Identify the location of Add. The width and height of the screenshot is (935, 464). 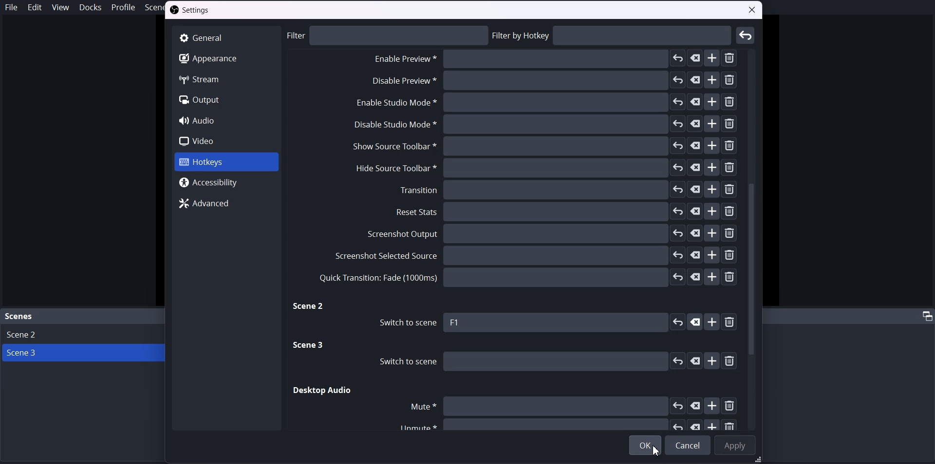
(713, 322).